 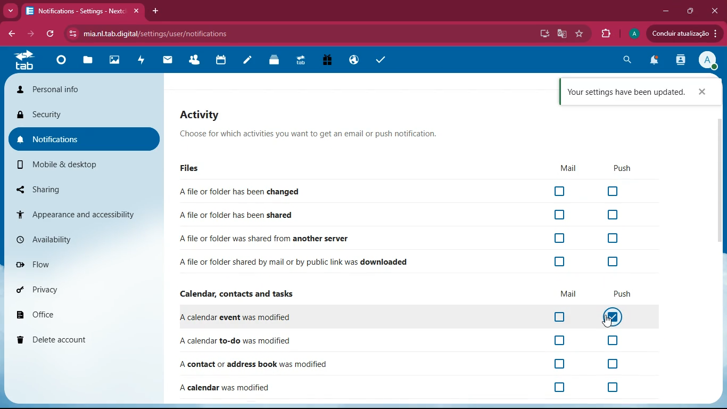 I want to click on tab, so click(x=303, y=61).